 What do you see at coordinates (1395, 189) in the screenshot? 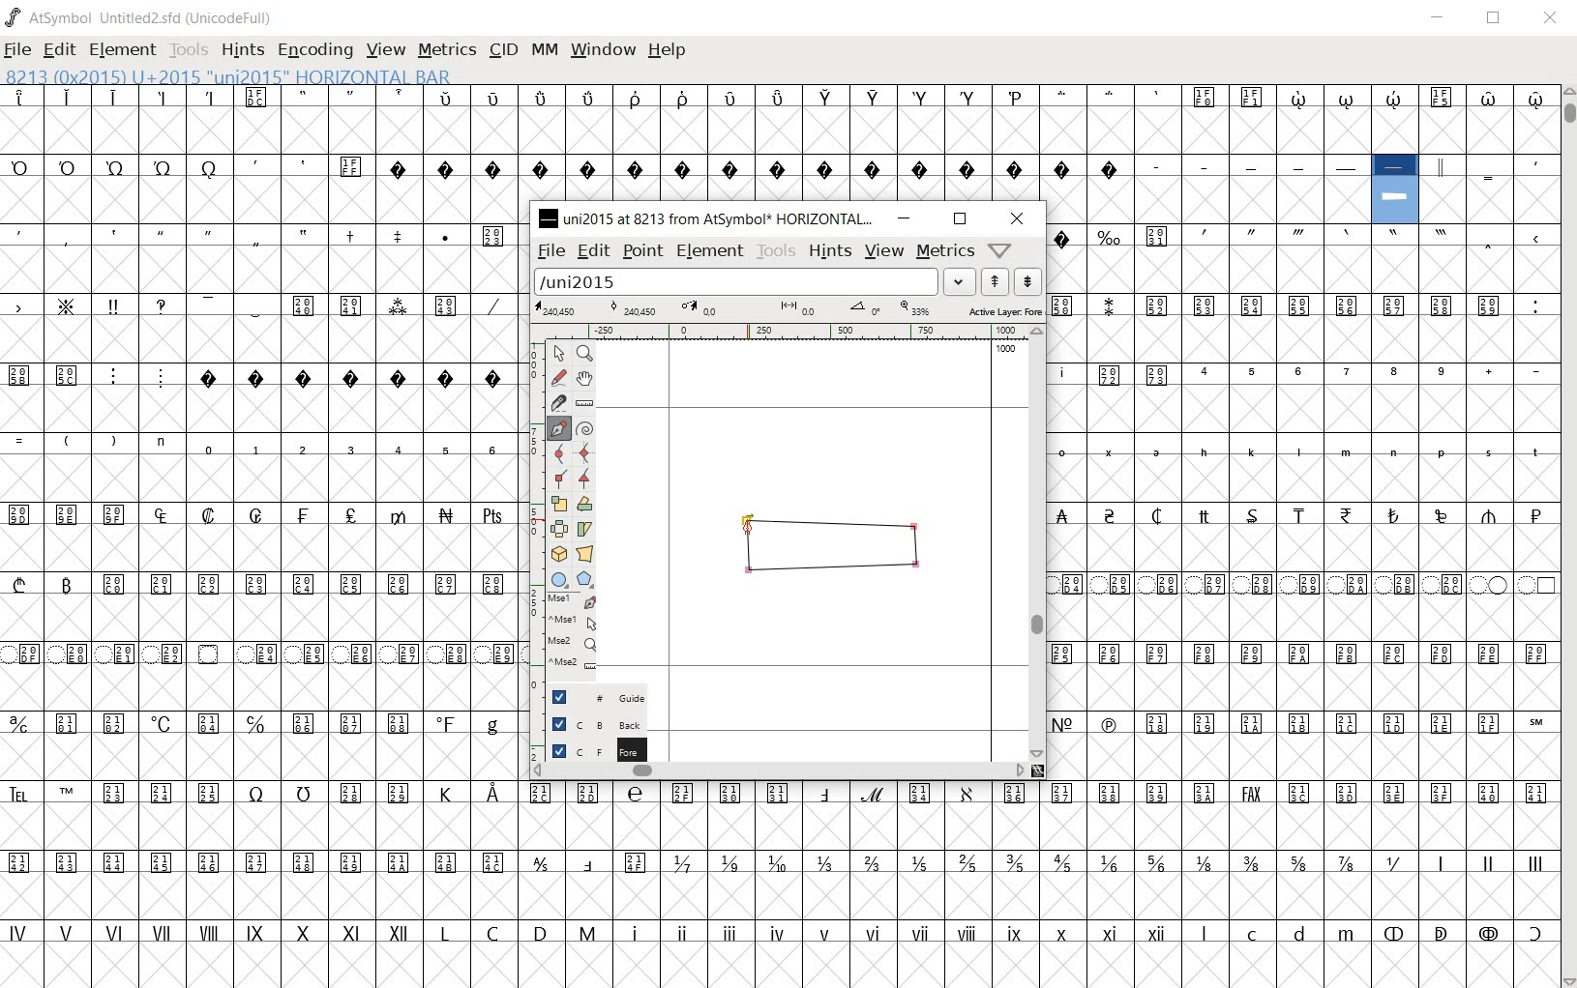
I see `8213 (0x2015) U+2015 "uni2015" HORIZONTAL BAR` at bounding box center [1395, 189].